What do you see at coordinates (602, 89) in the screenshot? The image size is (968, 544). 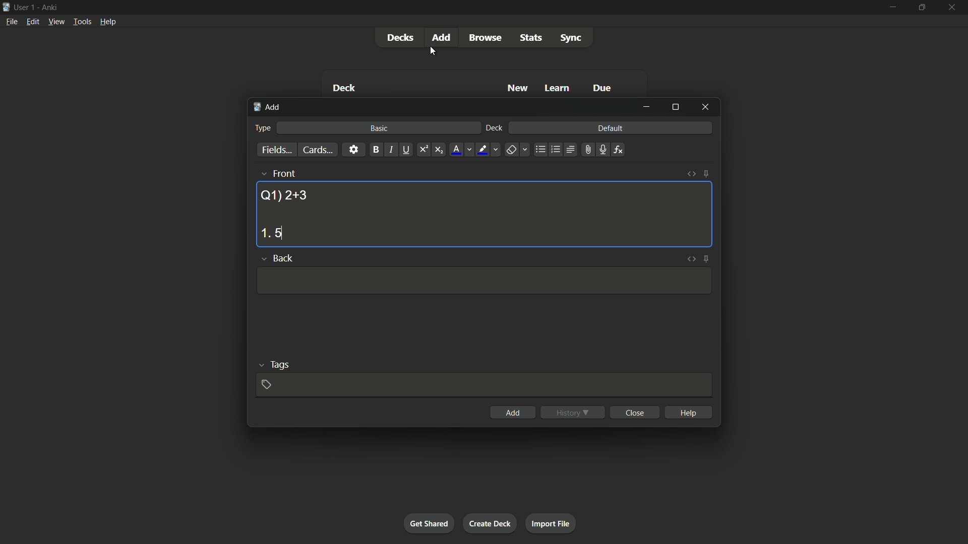 I see `due` at bounding box center [602, 89].